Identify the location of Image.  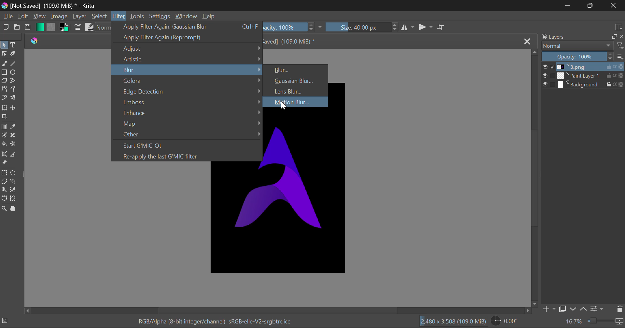
(59, 17).